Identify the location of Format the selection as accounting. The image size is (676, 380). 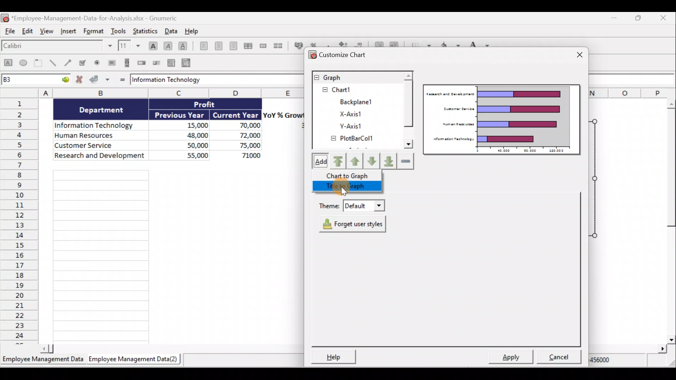
(297, 45).